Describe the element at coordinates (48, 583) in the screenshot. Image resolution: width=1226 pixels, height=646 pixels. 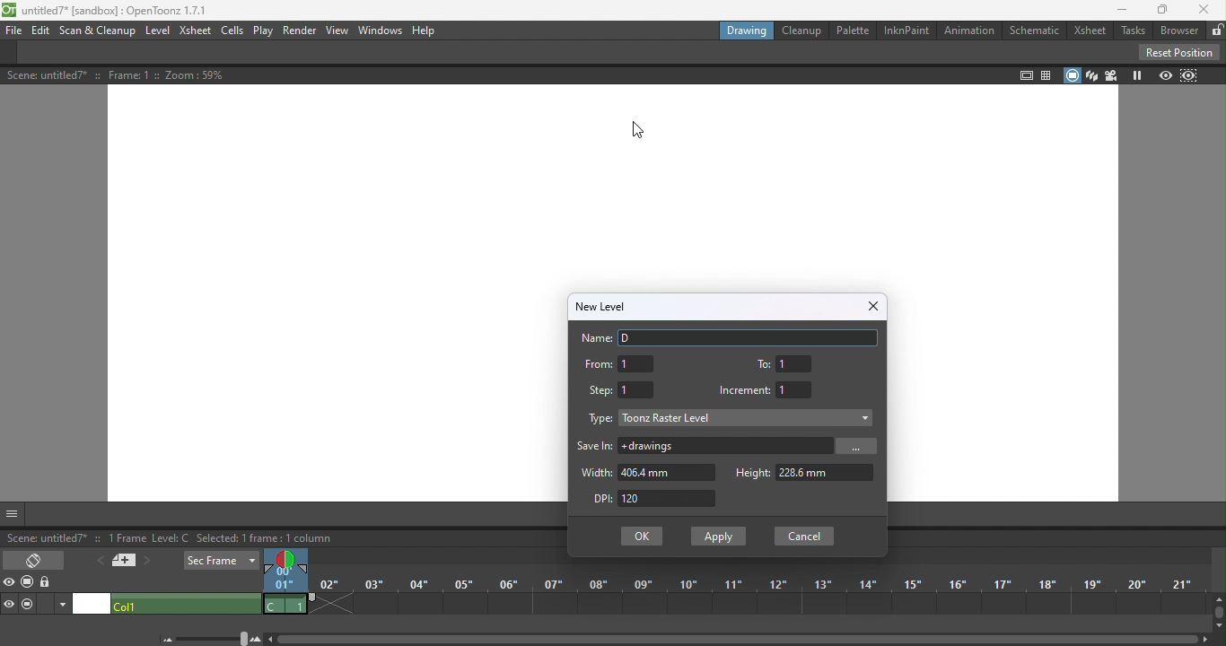
I see `Lock toggle all` at that location.